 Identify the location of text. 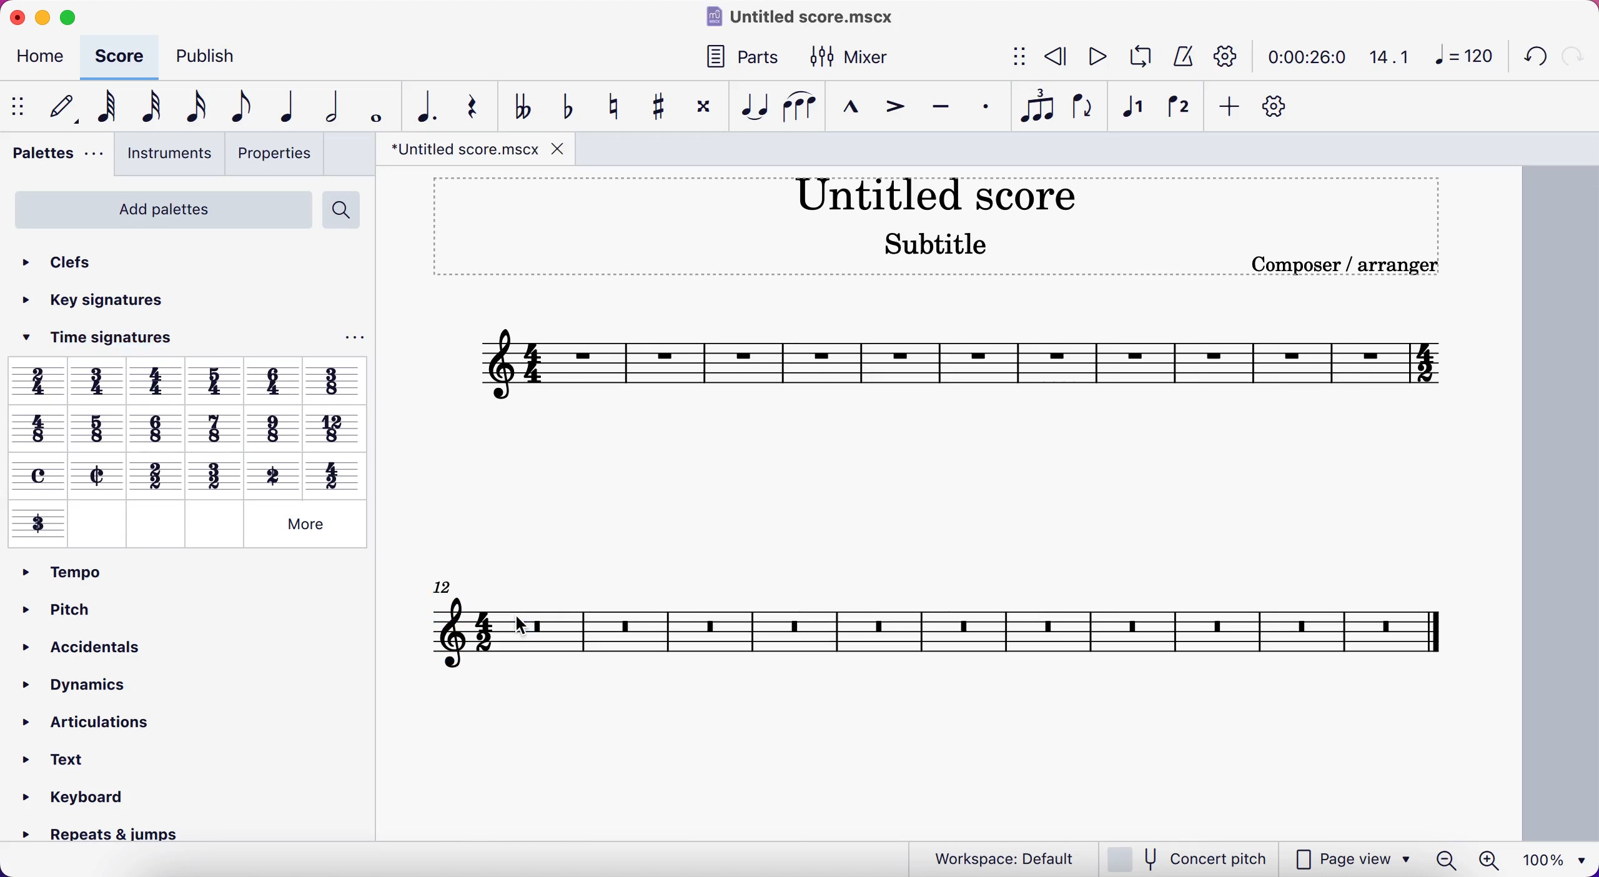
(62, 757).